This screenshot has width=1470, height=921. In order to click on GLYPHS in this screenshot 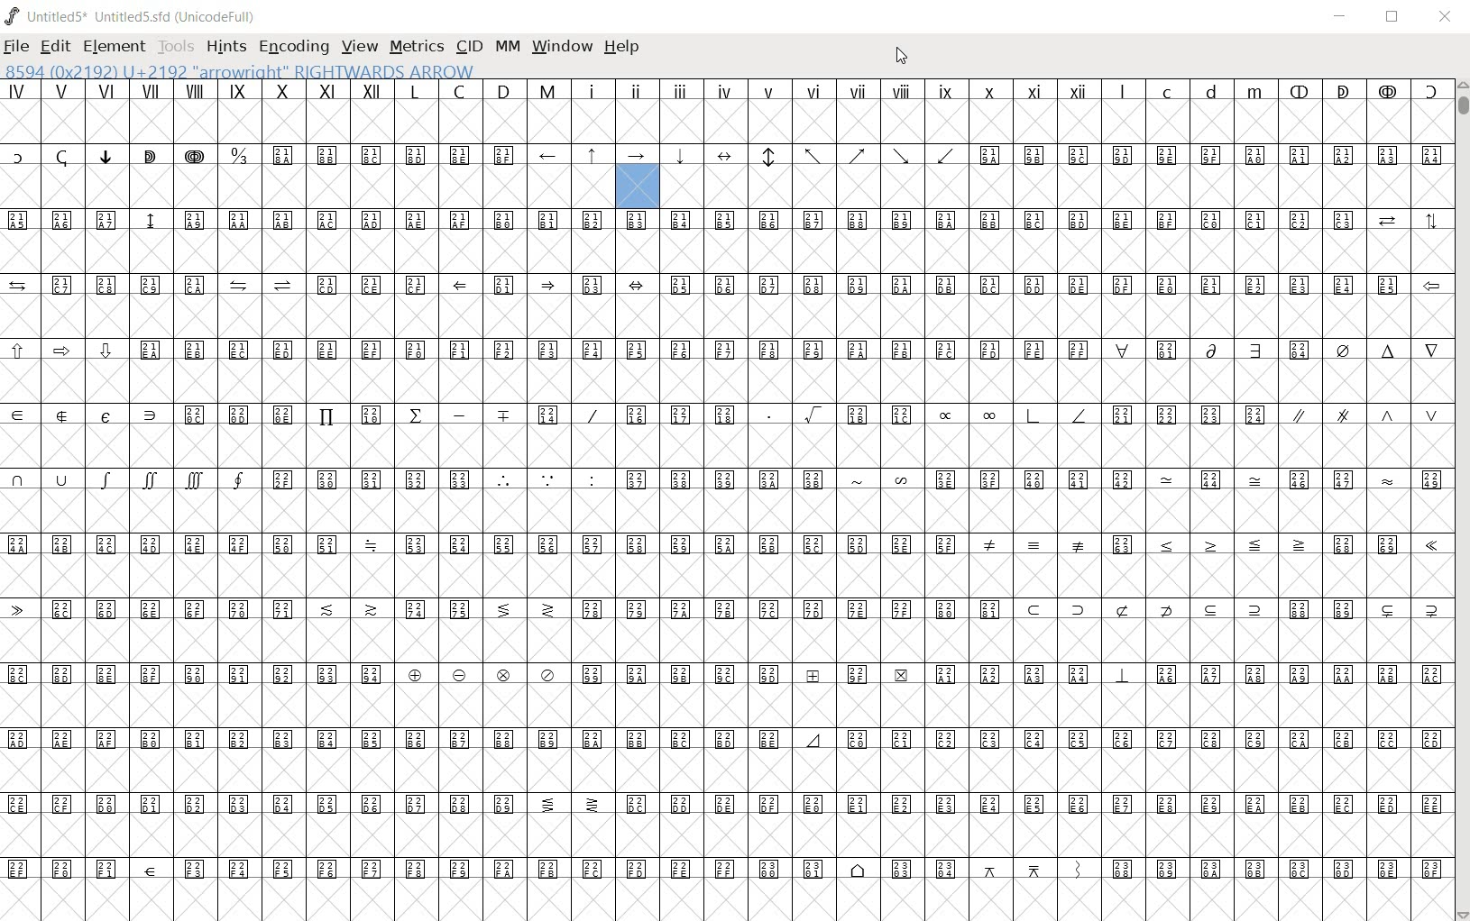, I will do `click(285, 454)`.